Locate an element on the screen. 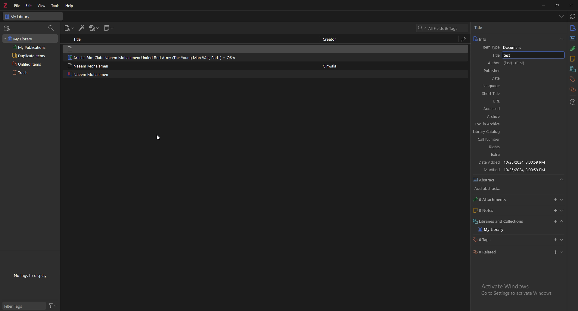  attachments is located at coordinates (573, 49).